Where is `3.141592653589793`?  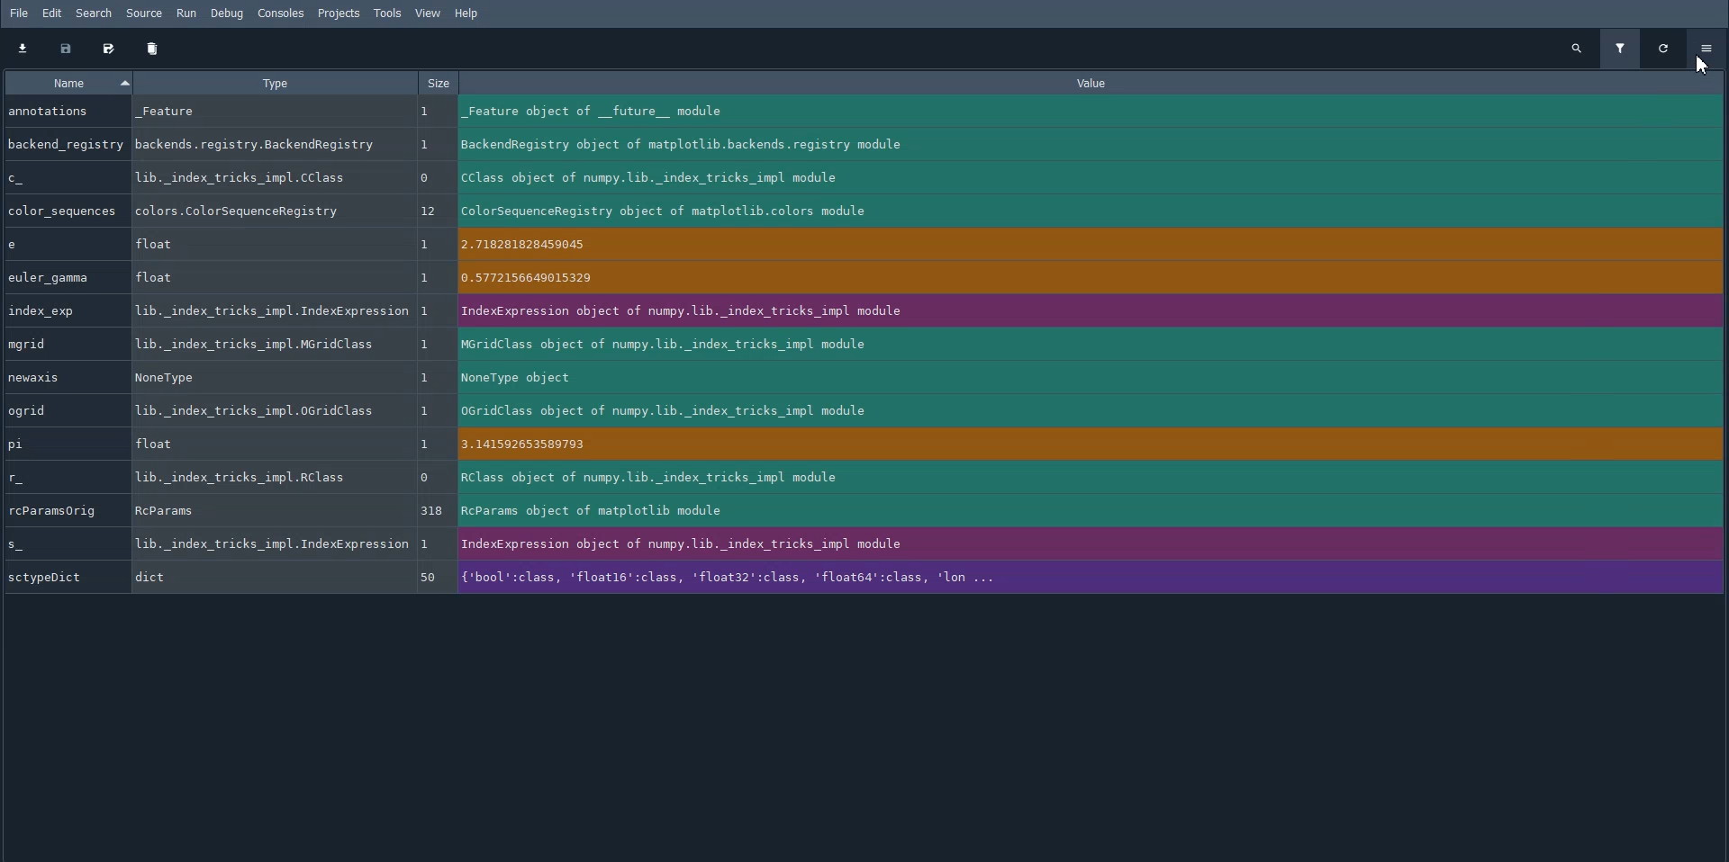 3.141592653589793 is located at coordinates (1095, 447).